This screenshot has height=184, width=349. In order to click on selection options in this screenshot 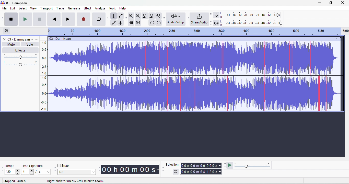, I will do `click(176, 172)`.